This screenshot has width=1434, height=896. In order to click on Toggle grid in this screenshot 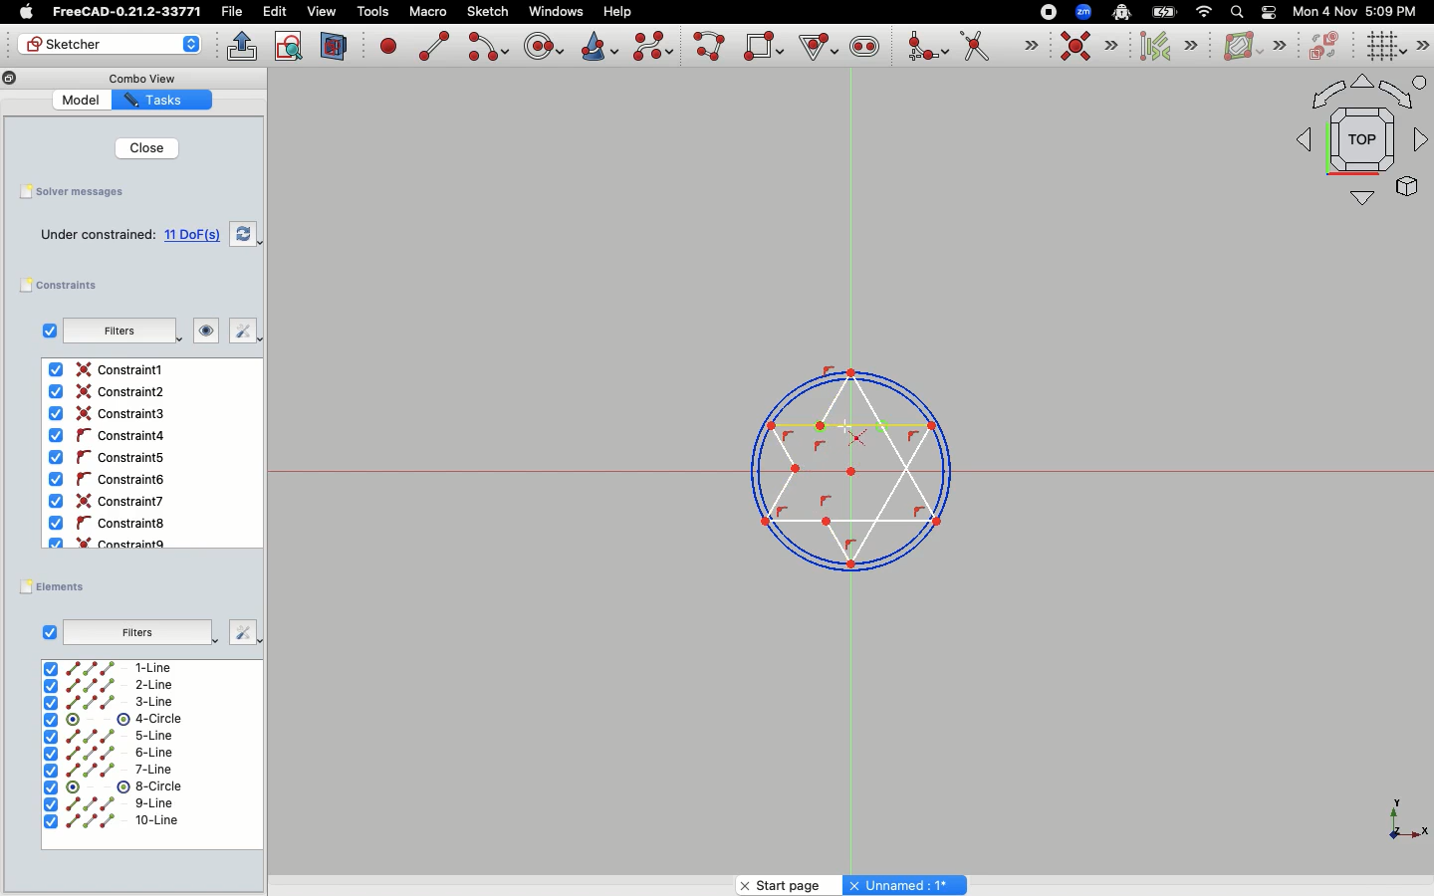, I will do `click(1383, 47)`.